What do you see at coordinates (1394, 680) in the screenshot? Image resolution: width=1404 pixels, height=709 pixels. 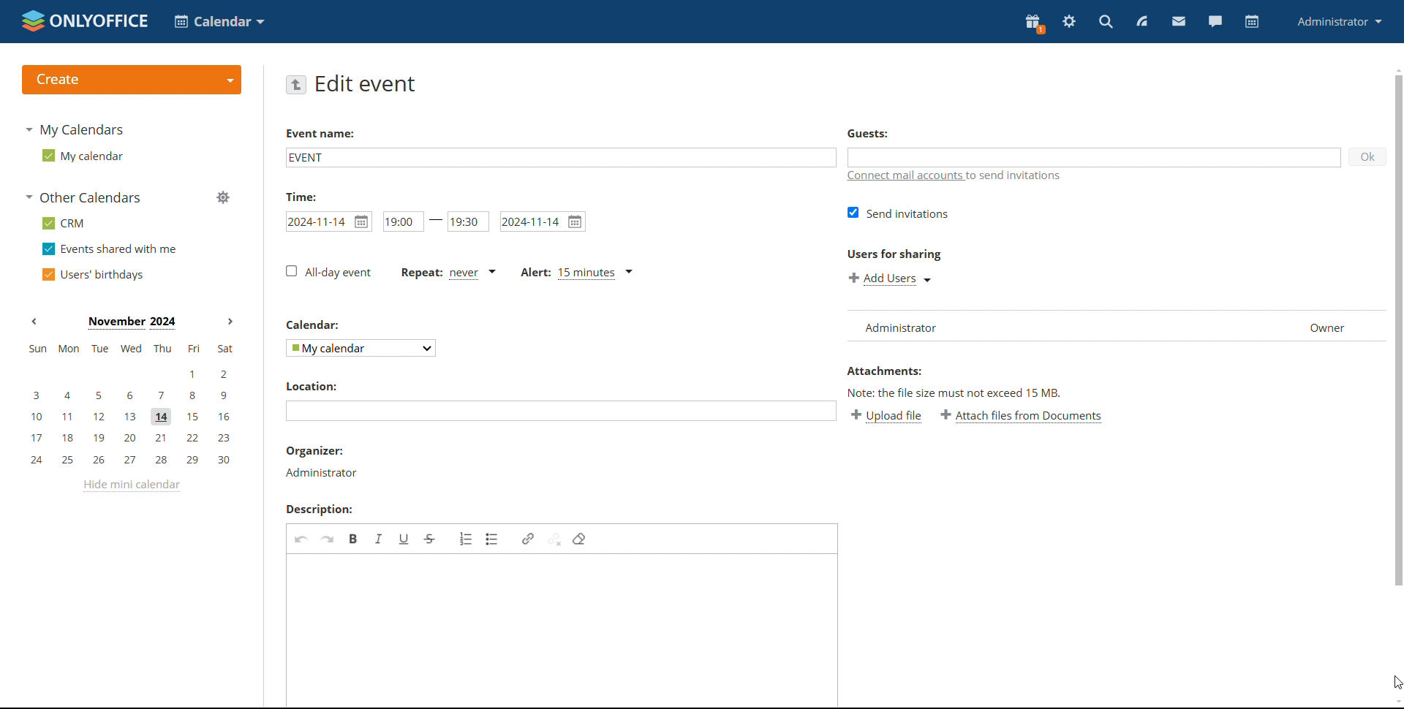 I see `cursor` at bounding box center [1394, 680].